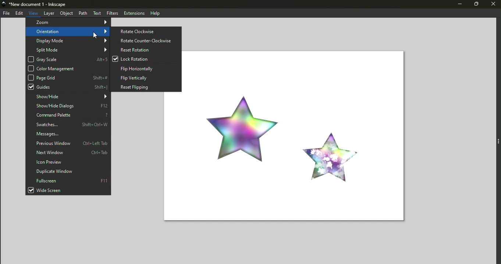  I want to click on Swatches, so click(70, 124).